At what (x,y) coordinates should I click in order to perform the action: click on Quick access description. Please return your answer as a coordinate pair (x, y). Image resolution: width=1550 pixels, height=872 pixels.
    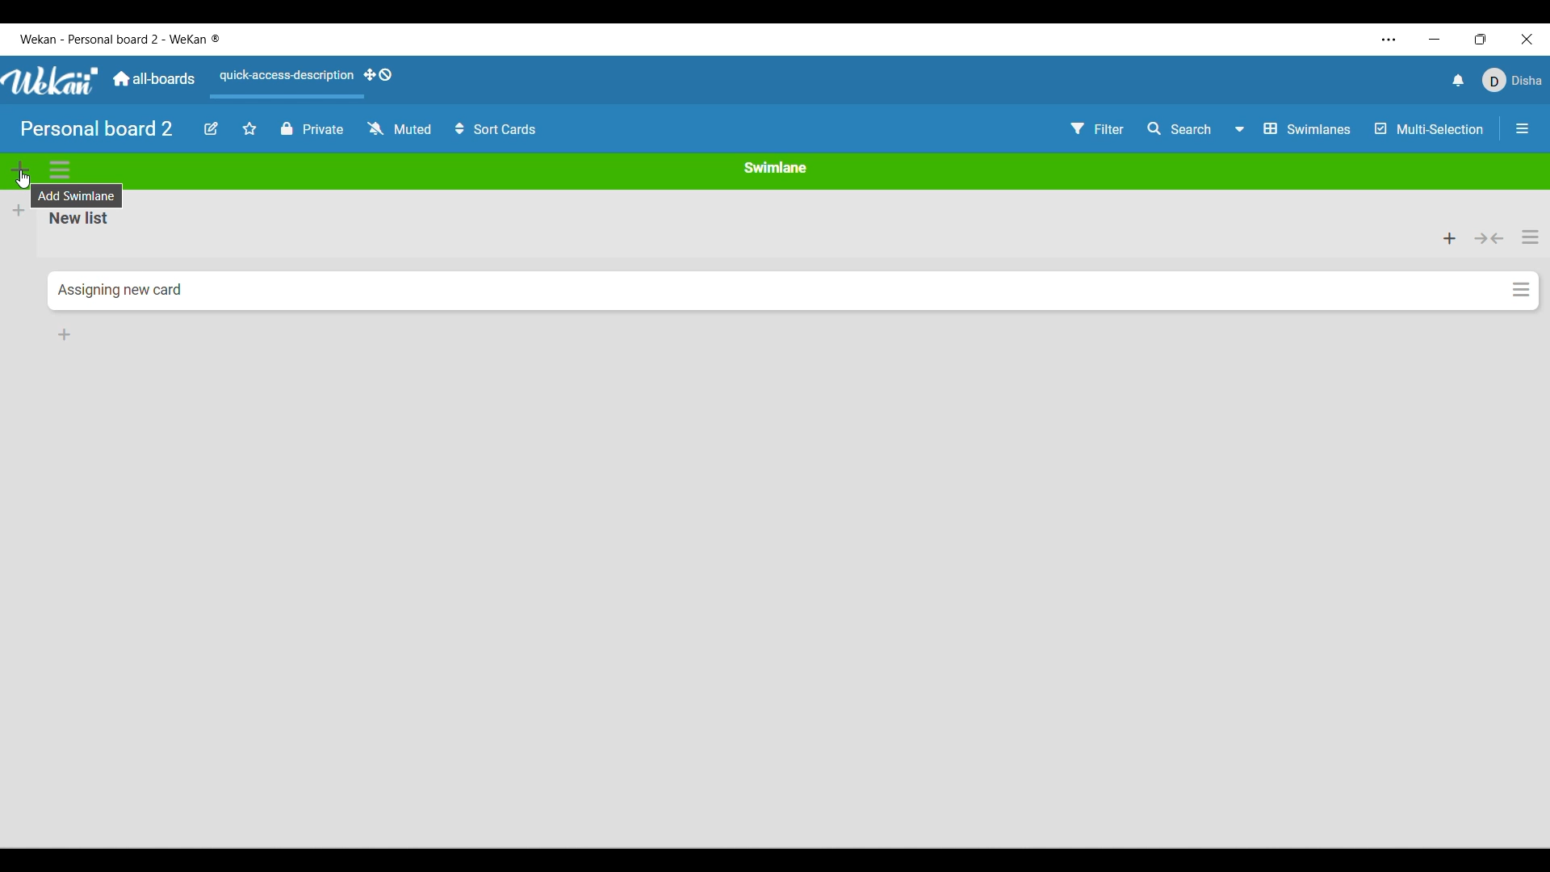
    Looking at the image, I should click on (283, 82).